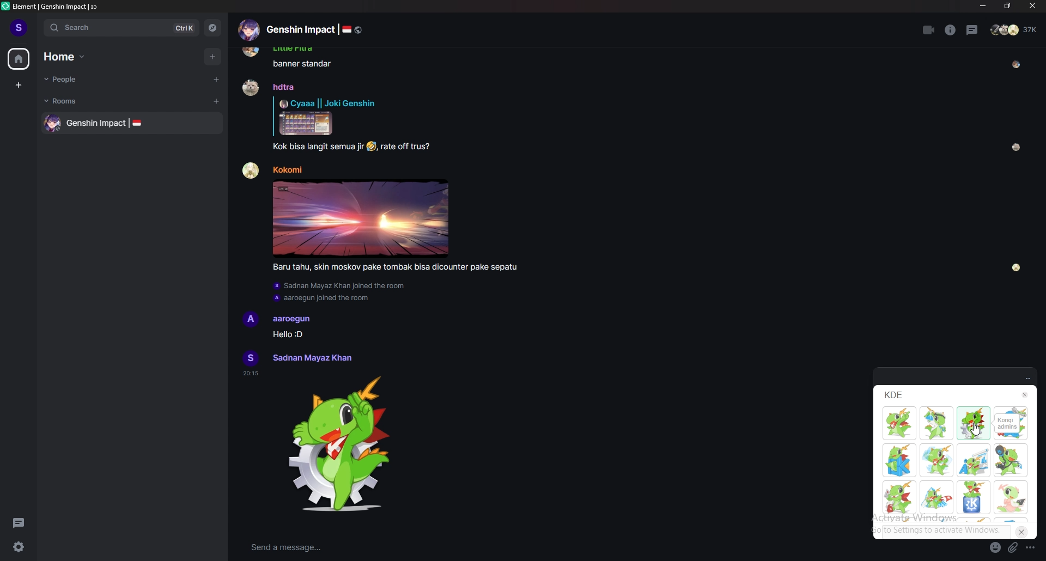 Image resolution: width=1046 pixels, height=561 pixels. Describe the element at coordinates (346, 29) in the screenshot. I see `Indonesian flag` at that location.